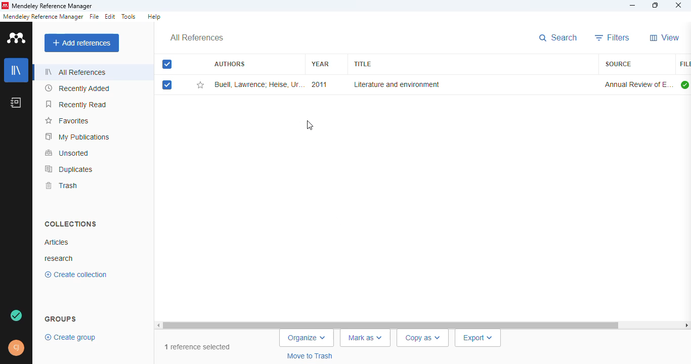 This screenshot has width=691, height=364. Describe the element at coordinates (16, 316) in the screenshot. I see `article added to "Articles" collection` at that location.